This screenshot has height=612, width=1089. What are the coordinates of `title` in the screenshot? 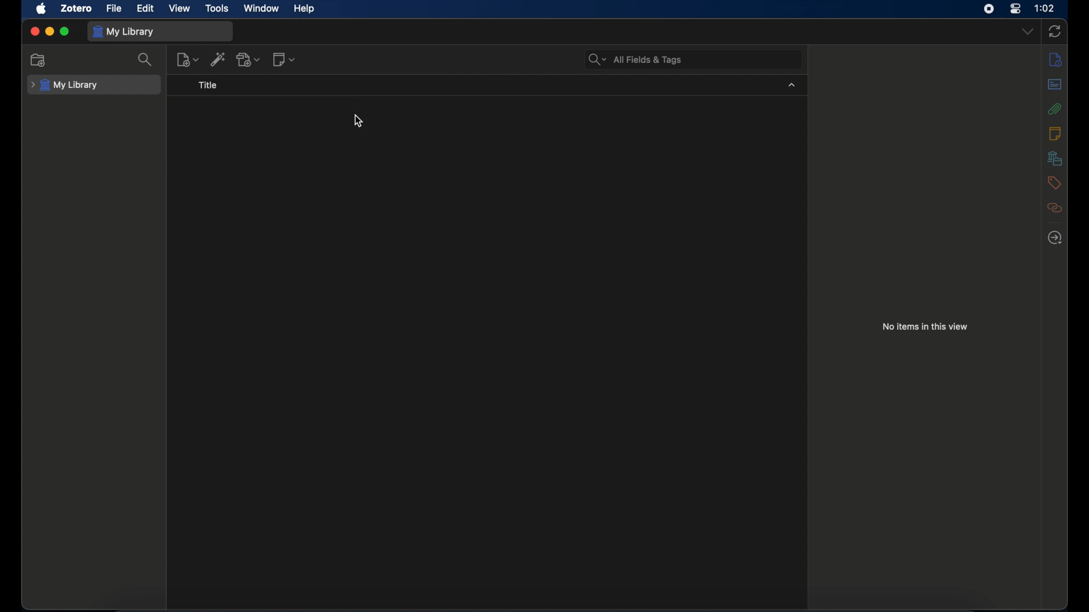 It's located at (207, 85).